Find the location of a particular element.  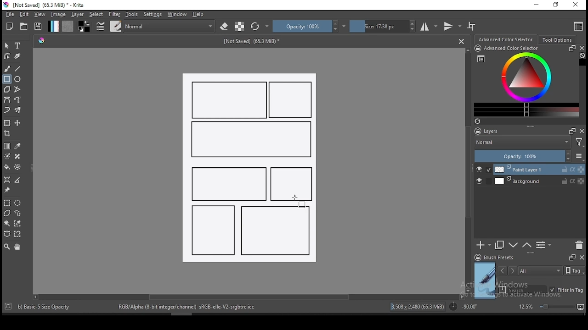

opacity is located at coordinates (528, 157).